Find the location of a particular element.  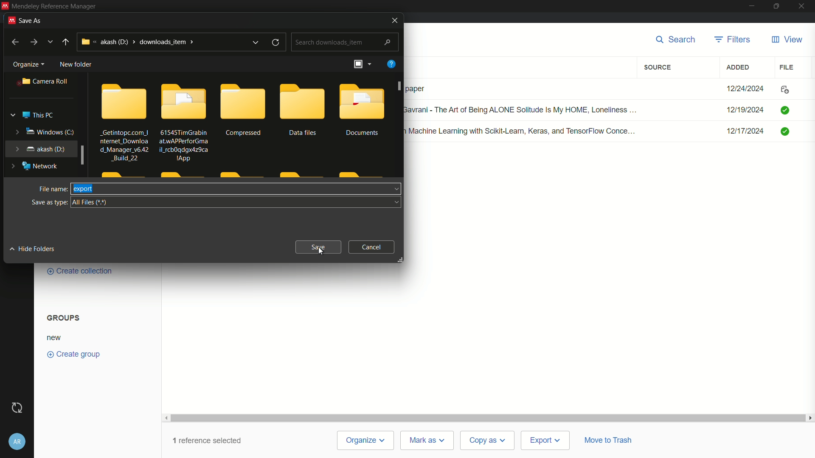

this pc is located at coordinates (31, 115).